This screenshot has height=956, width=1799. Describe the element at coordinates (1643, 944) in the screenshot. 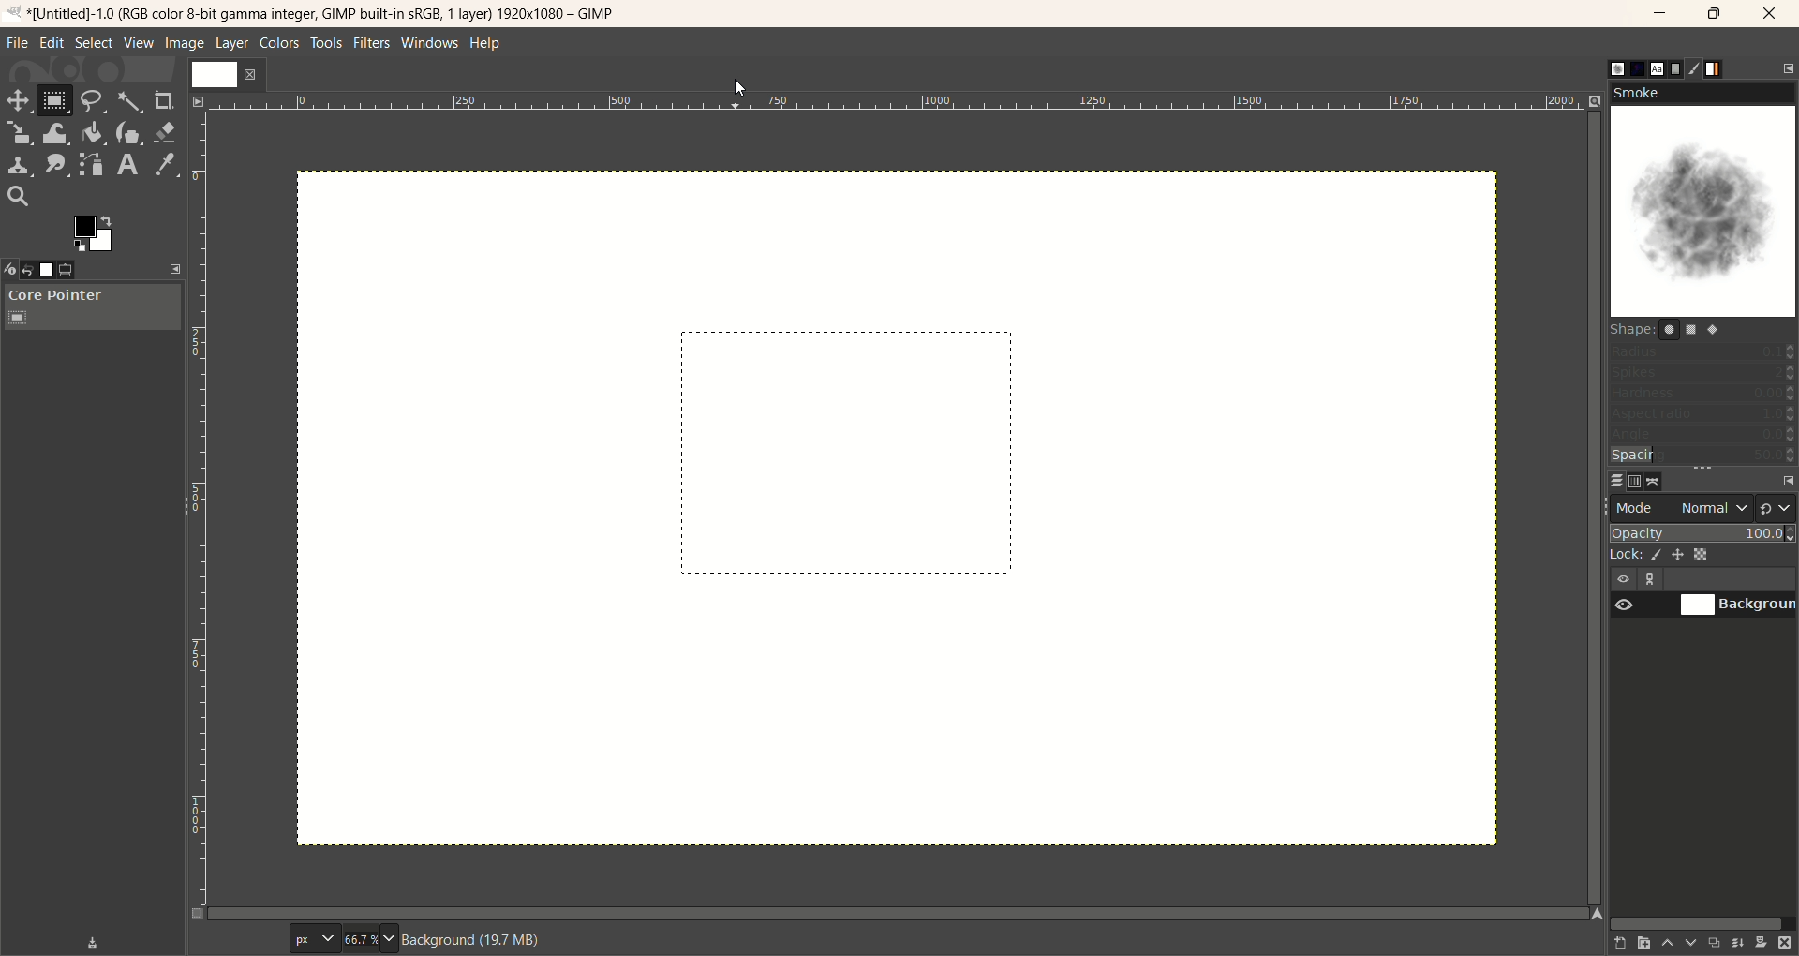

I see `create a new layer` at that location.